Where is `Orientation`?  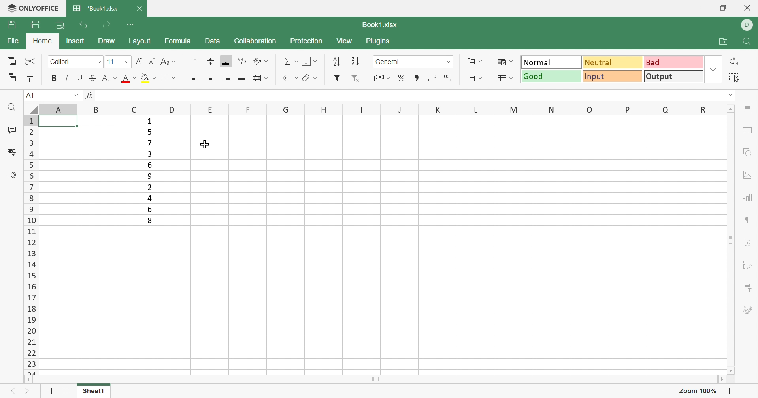
Orientation is located at coordinates (260, 61).